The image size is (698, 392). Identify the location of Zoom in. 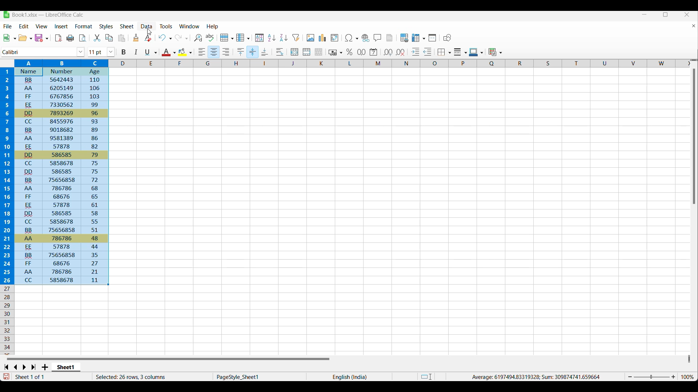
(673, 377).